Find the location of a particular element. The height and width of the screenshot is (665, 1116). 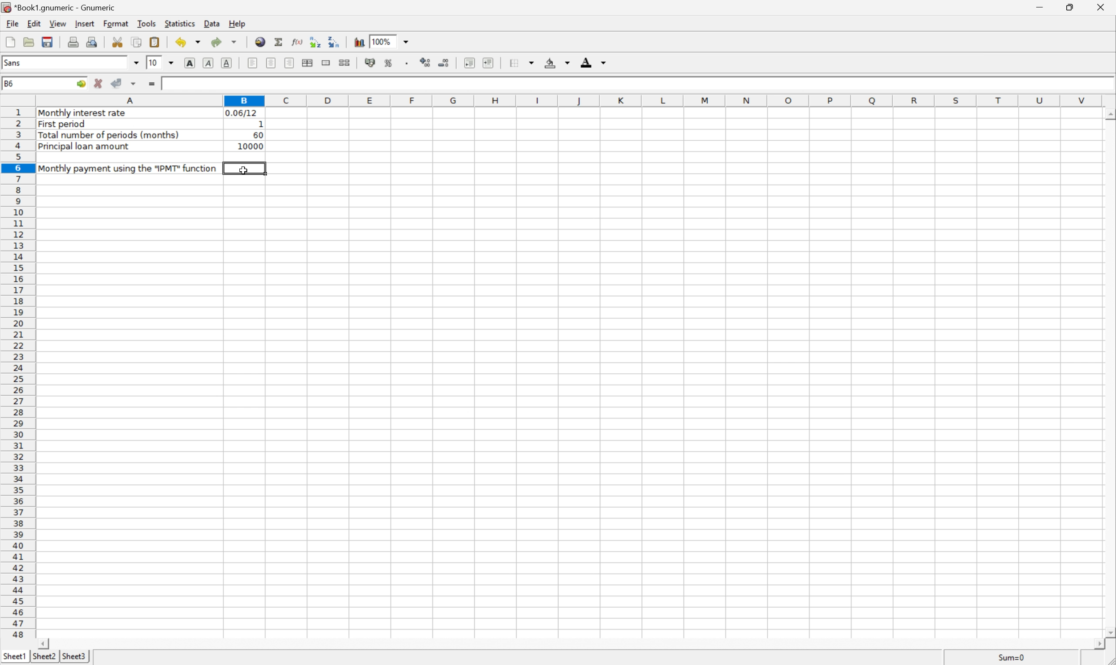

Insert a hyperlink is located at coordinates (259, 41).